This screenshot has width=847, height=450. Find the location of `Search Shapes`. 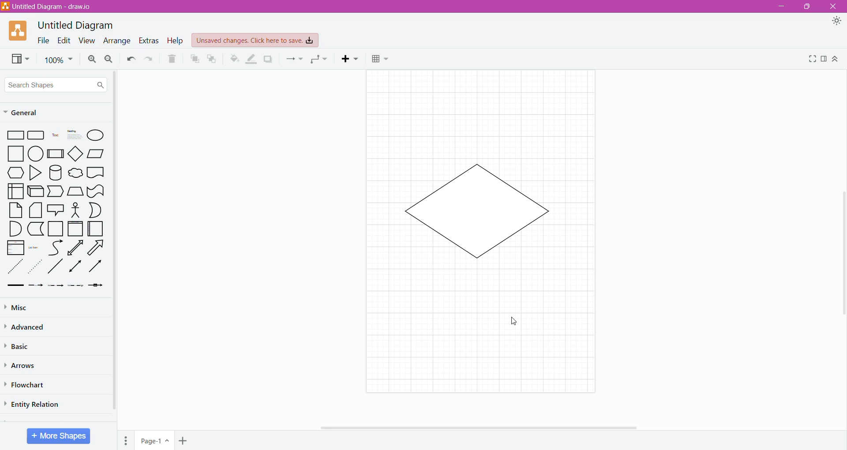

Search Shapes is located at coordinates (56, 83).